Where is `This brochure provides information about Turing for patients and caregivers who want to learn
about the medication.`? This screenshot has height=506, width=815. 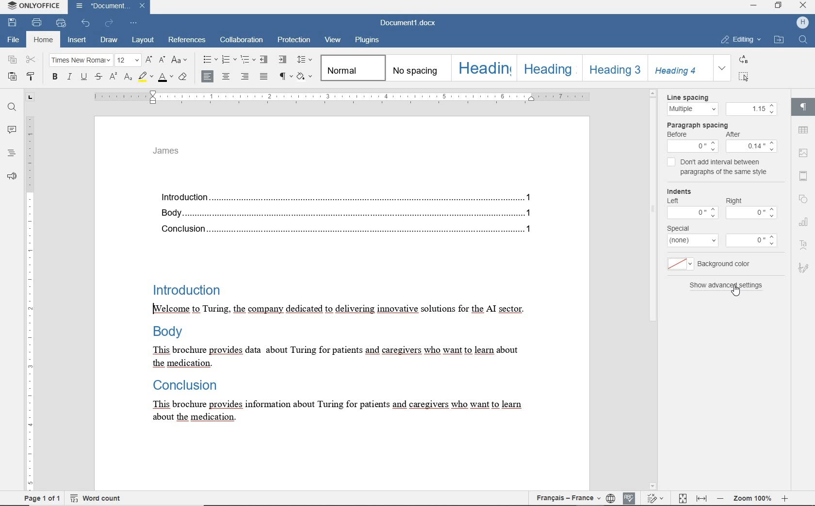
This brochure provides information about Turing for patients and caregivers who want to learn
about the medication. is located at coordinates (342, 412).